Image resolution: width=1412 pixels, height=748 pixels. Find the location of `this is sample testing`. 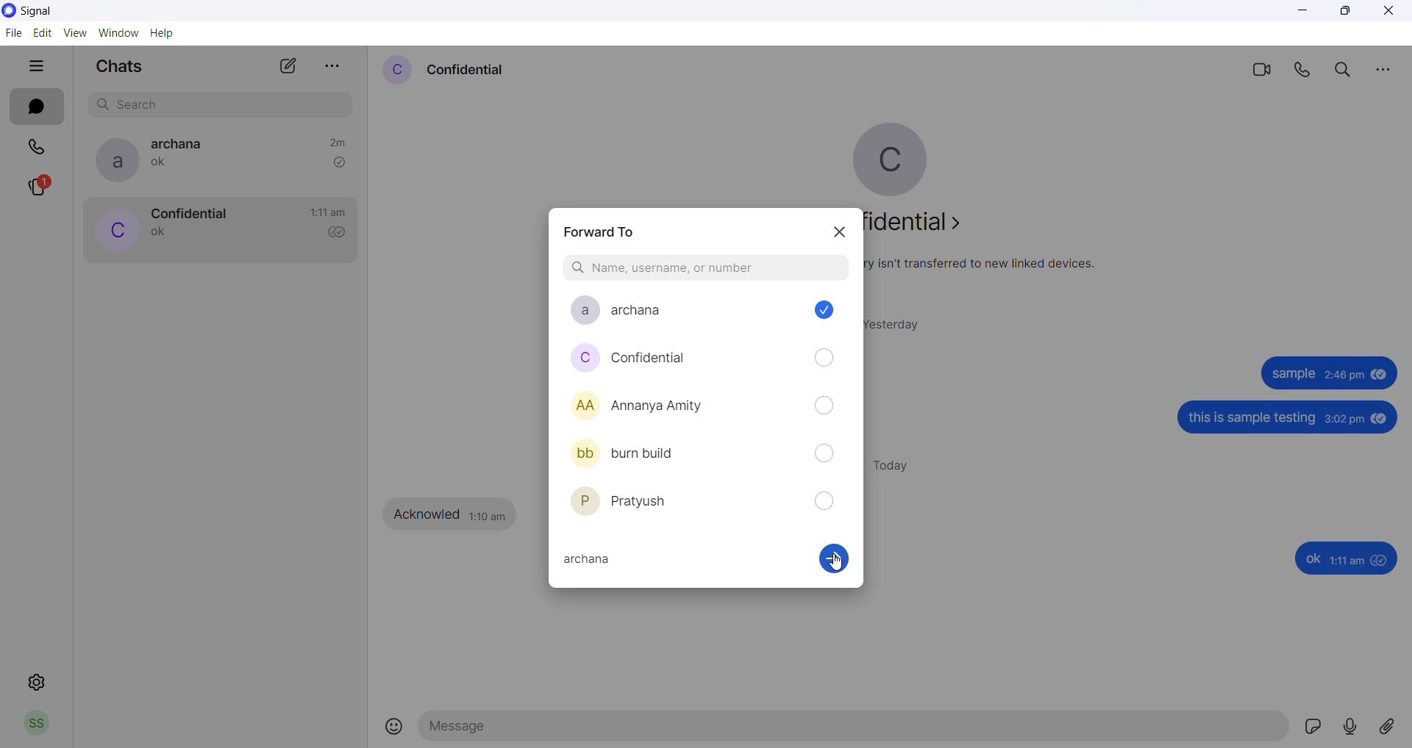

this is sample testing is located at coordinates (1255, 420).